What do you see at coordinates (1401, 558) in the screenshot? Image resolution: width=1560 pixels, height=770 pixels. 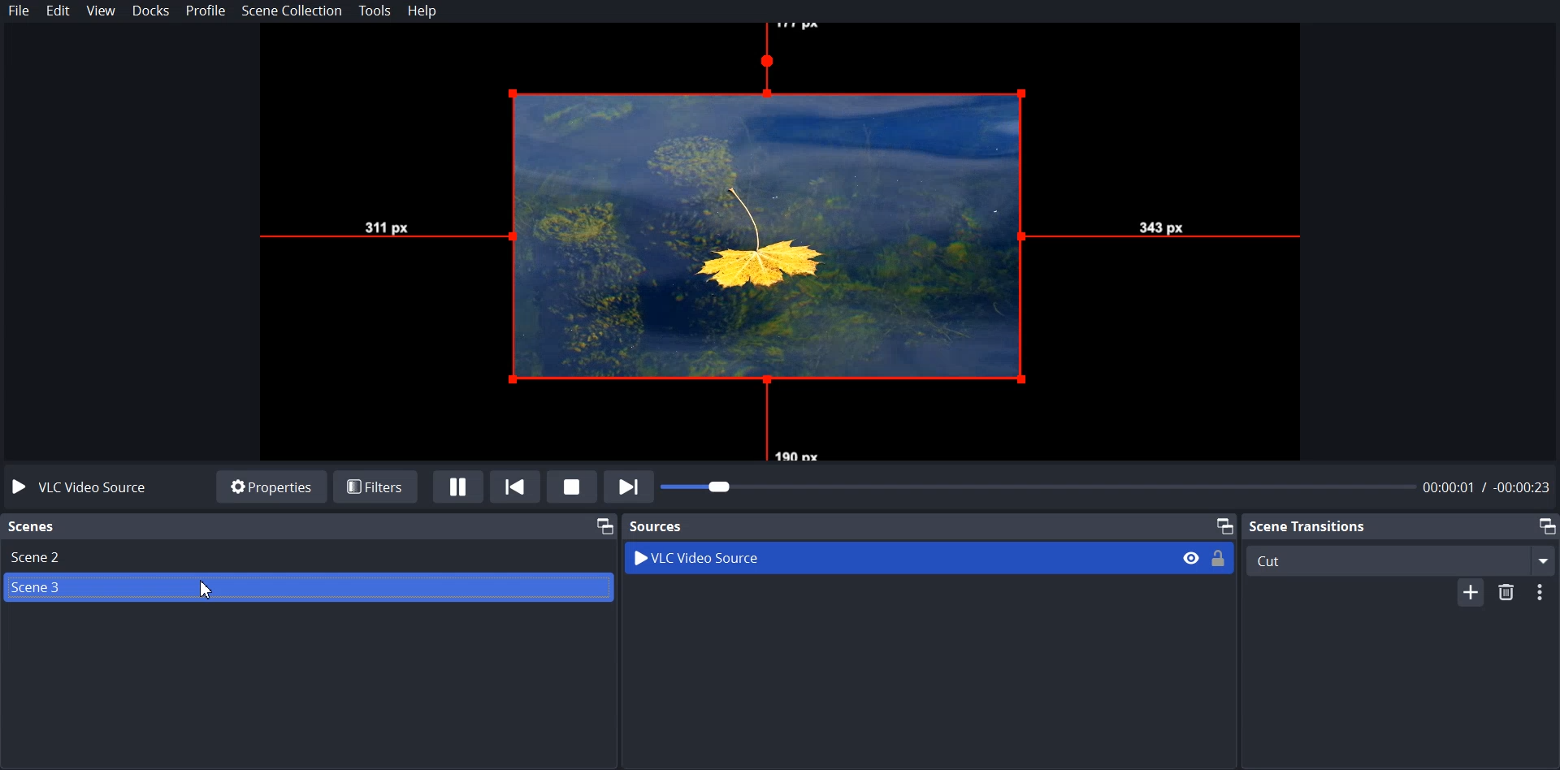 I see `Cut` at bounding box center [1401, 558].